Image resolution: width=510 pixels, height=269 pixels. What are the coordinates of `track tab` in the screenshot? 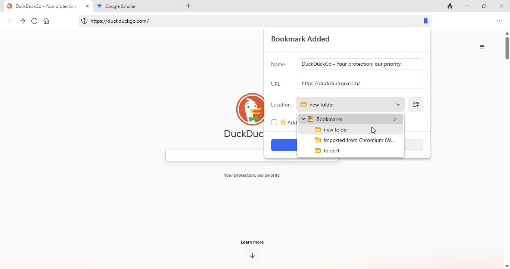 It's located at (452, 6).